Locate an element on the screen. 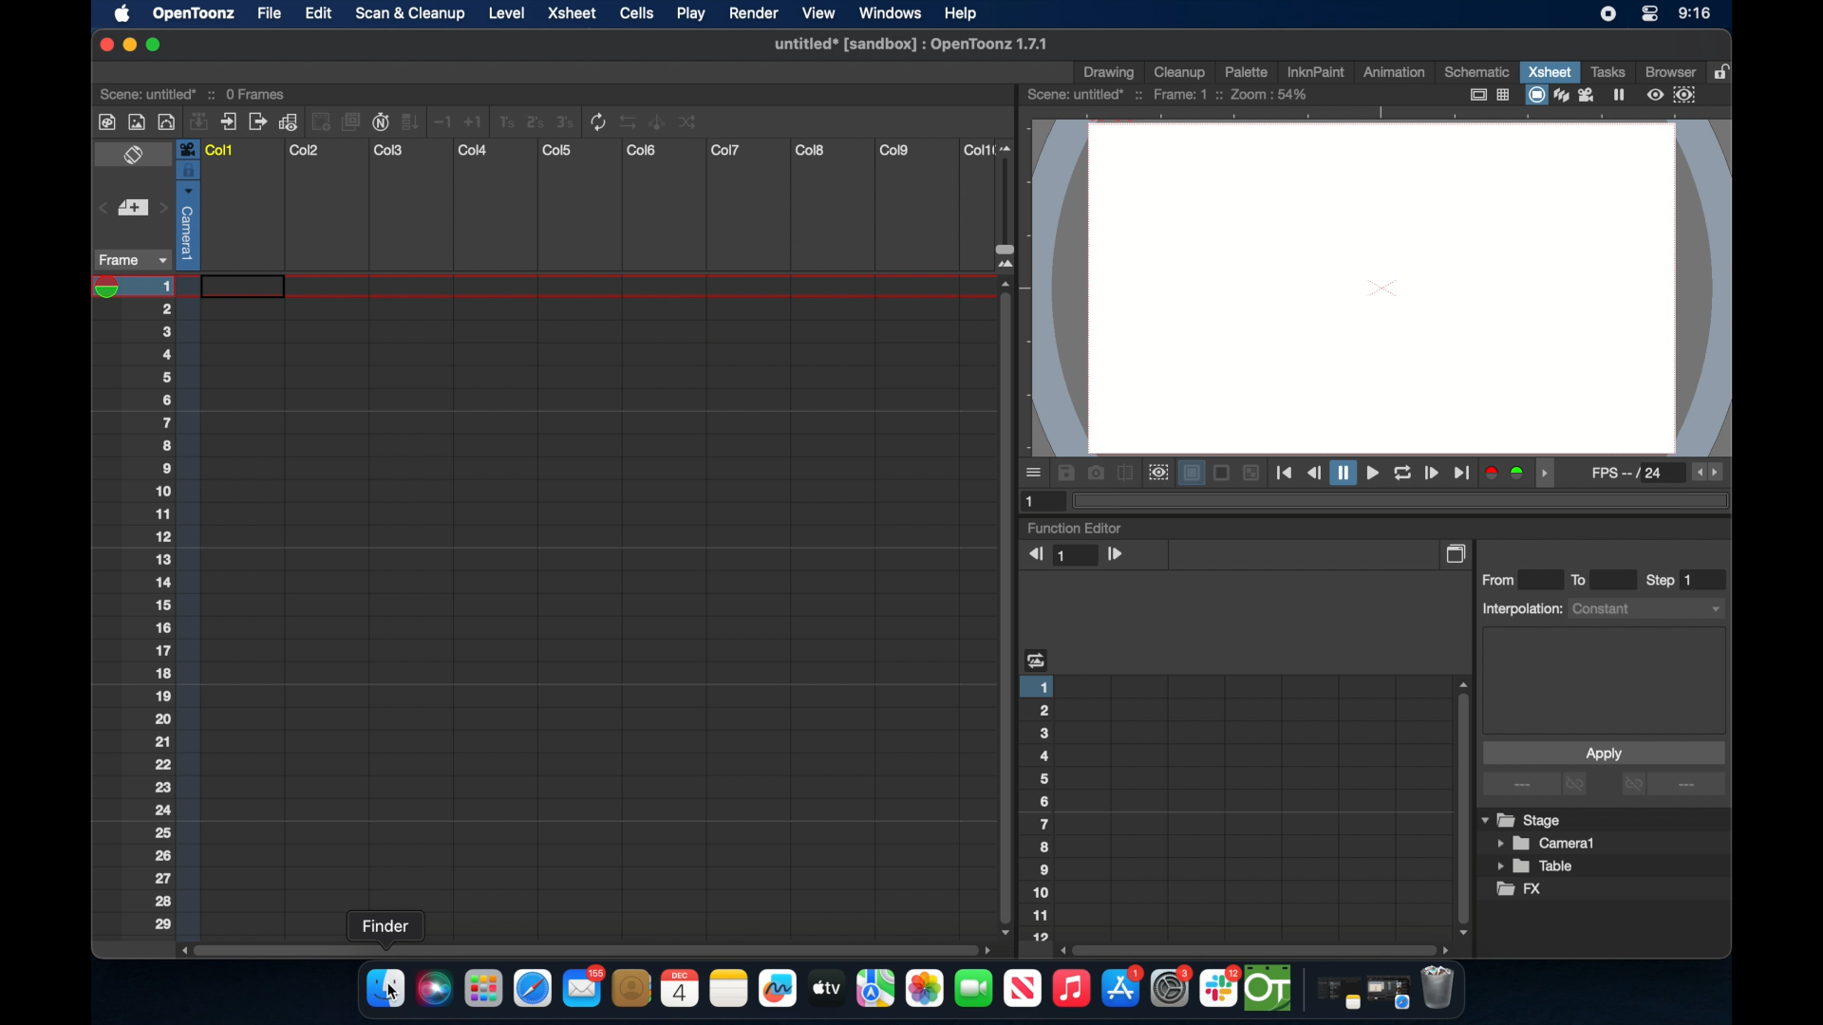 This screenshot has width=1823, height=1025. scroll box is located at coordinates (1460, 807).